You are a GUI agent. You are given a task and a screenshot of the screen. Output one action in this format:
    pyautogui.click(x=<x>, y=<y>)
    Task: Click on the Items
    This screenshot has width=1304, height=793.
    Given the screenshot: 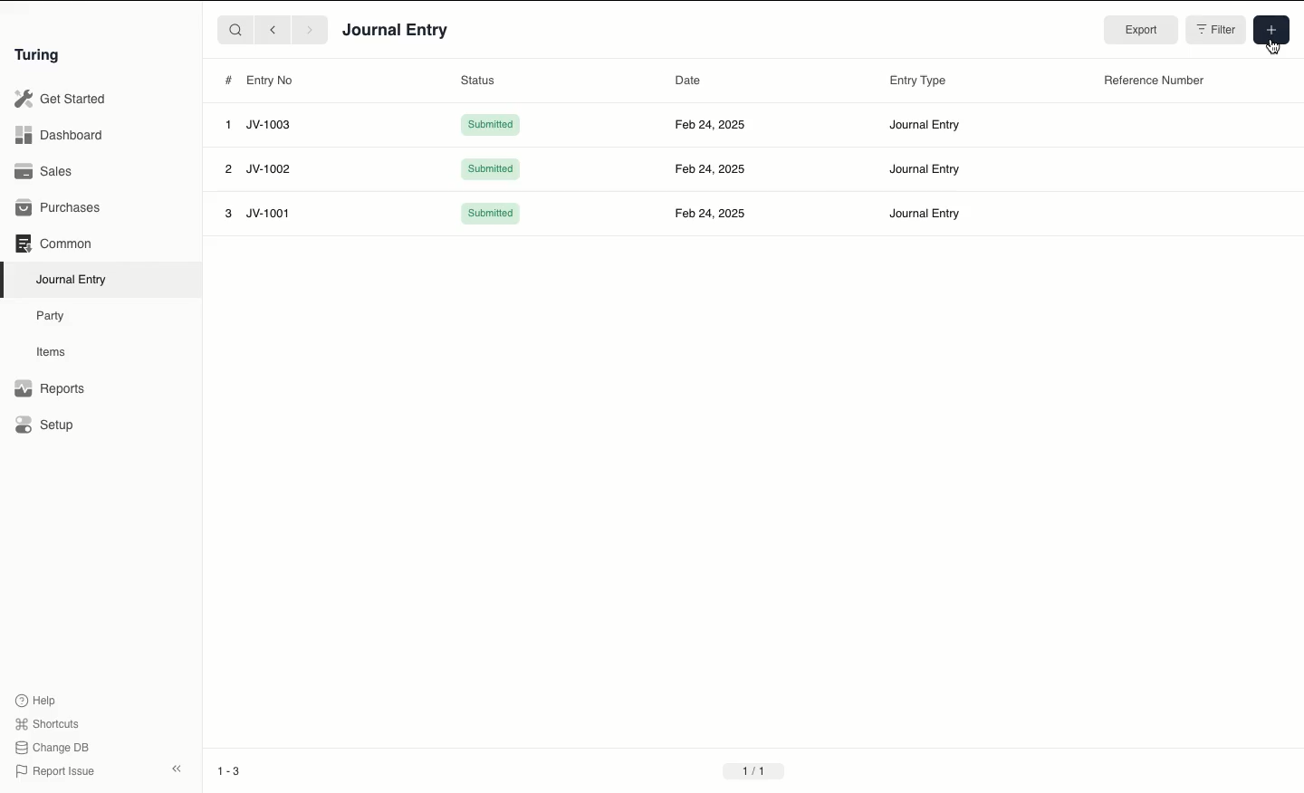 What is the action you would take?
    pyautogui.click(x=52, y=351)
    